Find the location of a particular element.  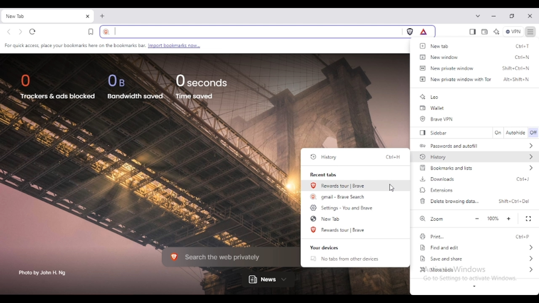

new window is located at coordinates (438, 57).